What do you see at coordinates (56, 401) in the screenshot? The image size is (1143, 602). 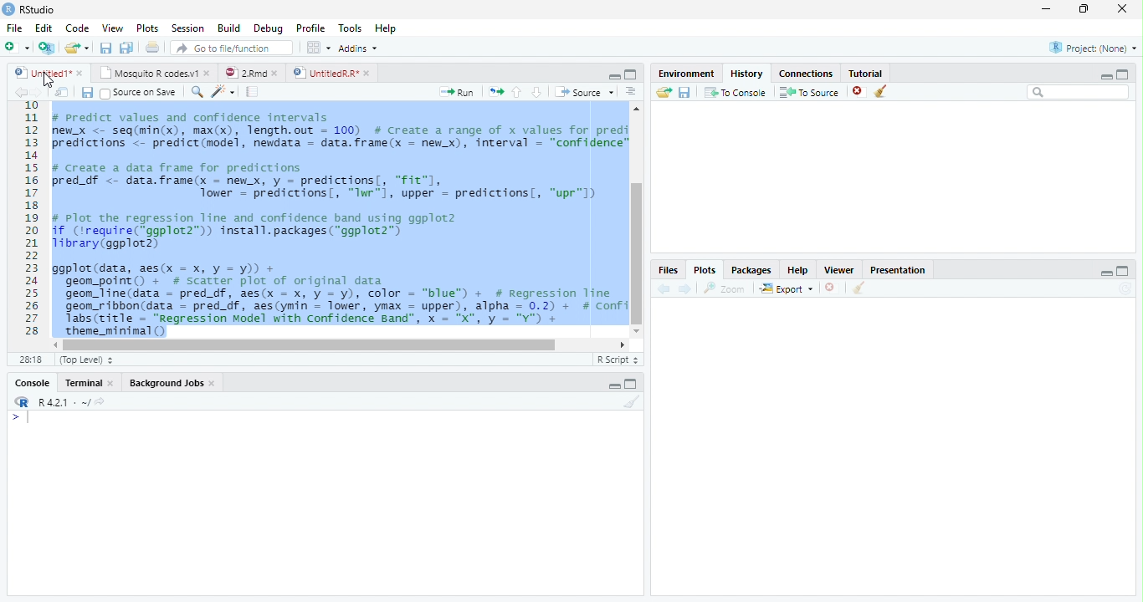 I see `R 4.2.1` at bounding box center [56, 401].